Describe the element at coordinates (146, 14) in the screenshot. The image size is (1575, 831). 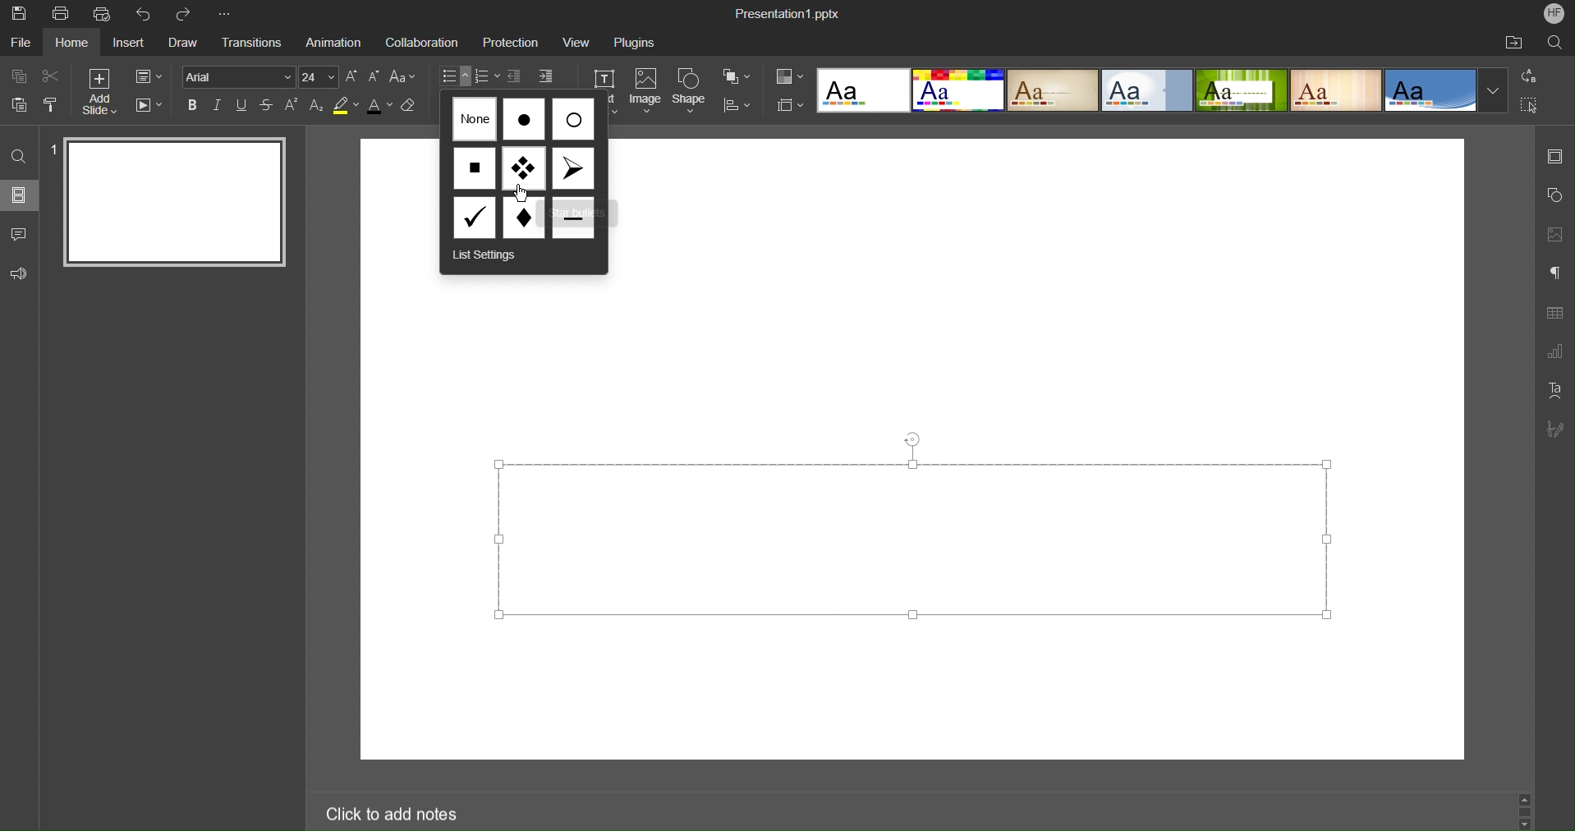
I see `Undo ` at that location.